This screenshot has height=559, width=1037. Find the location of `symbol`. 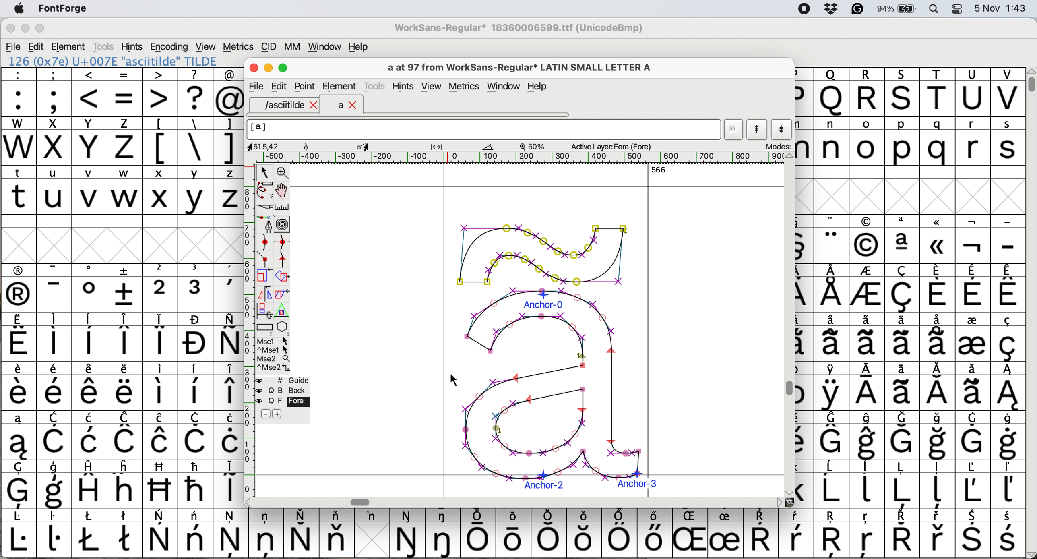

symbol is located at coordinates (91, 387).